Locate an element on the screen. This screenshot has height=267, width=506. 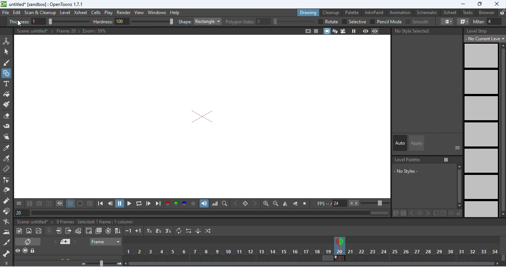
maximize is located at coordinates (480, 4).